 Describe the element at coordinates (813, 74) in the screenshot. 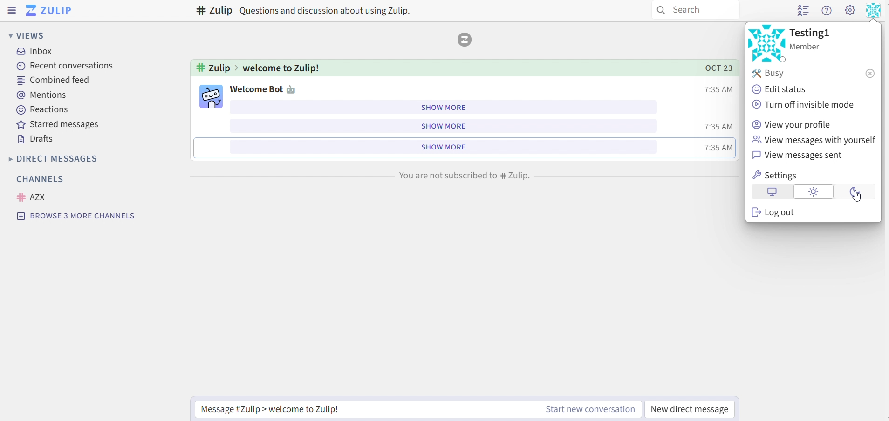

I see `busy` at that location.